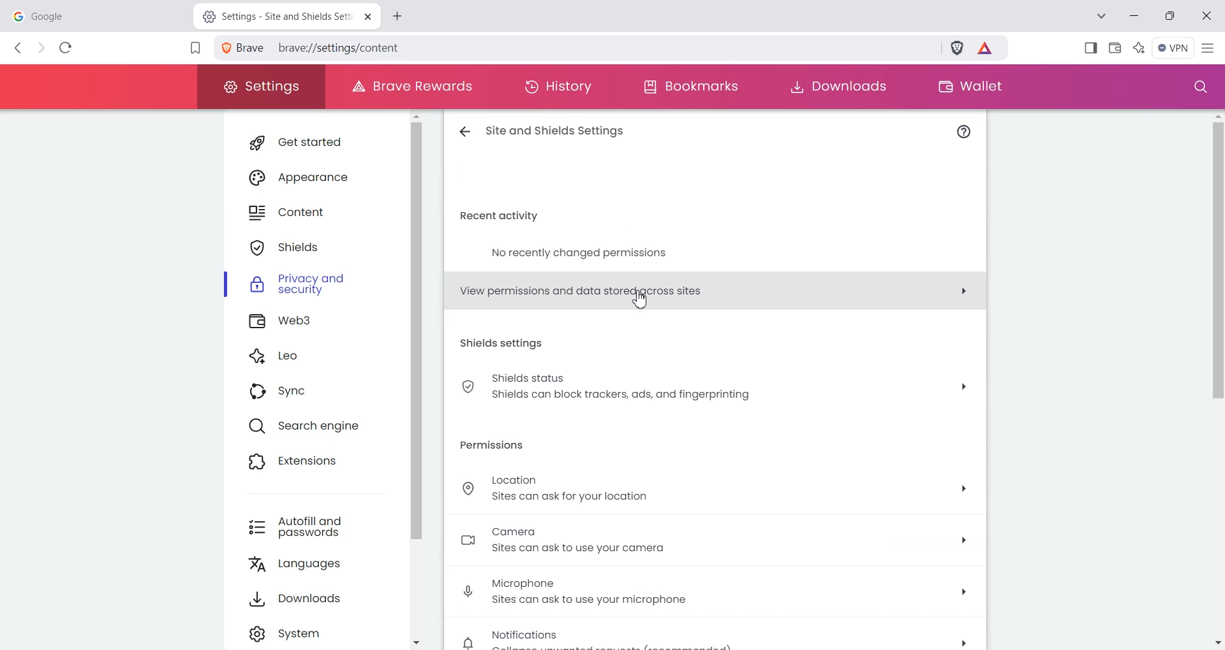  Describe the element at coordinates (66, 47) in the screenshot. I see `Reload` at that location.